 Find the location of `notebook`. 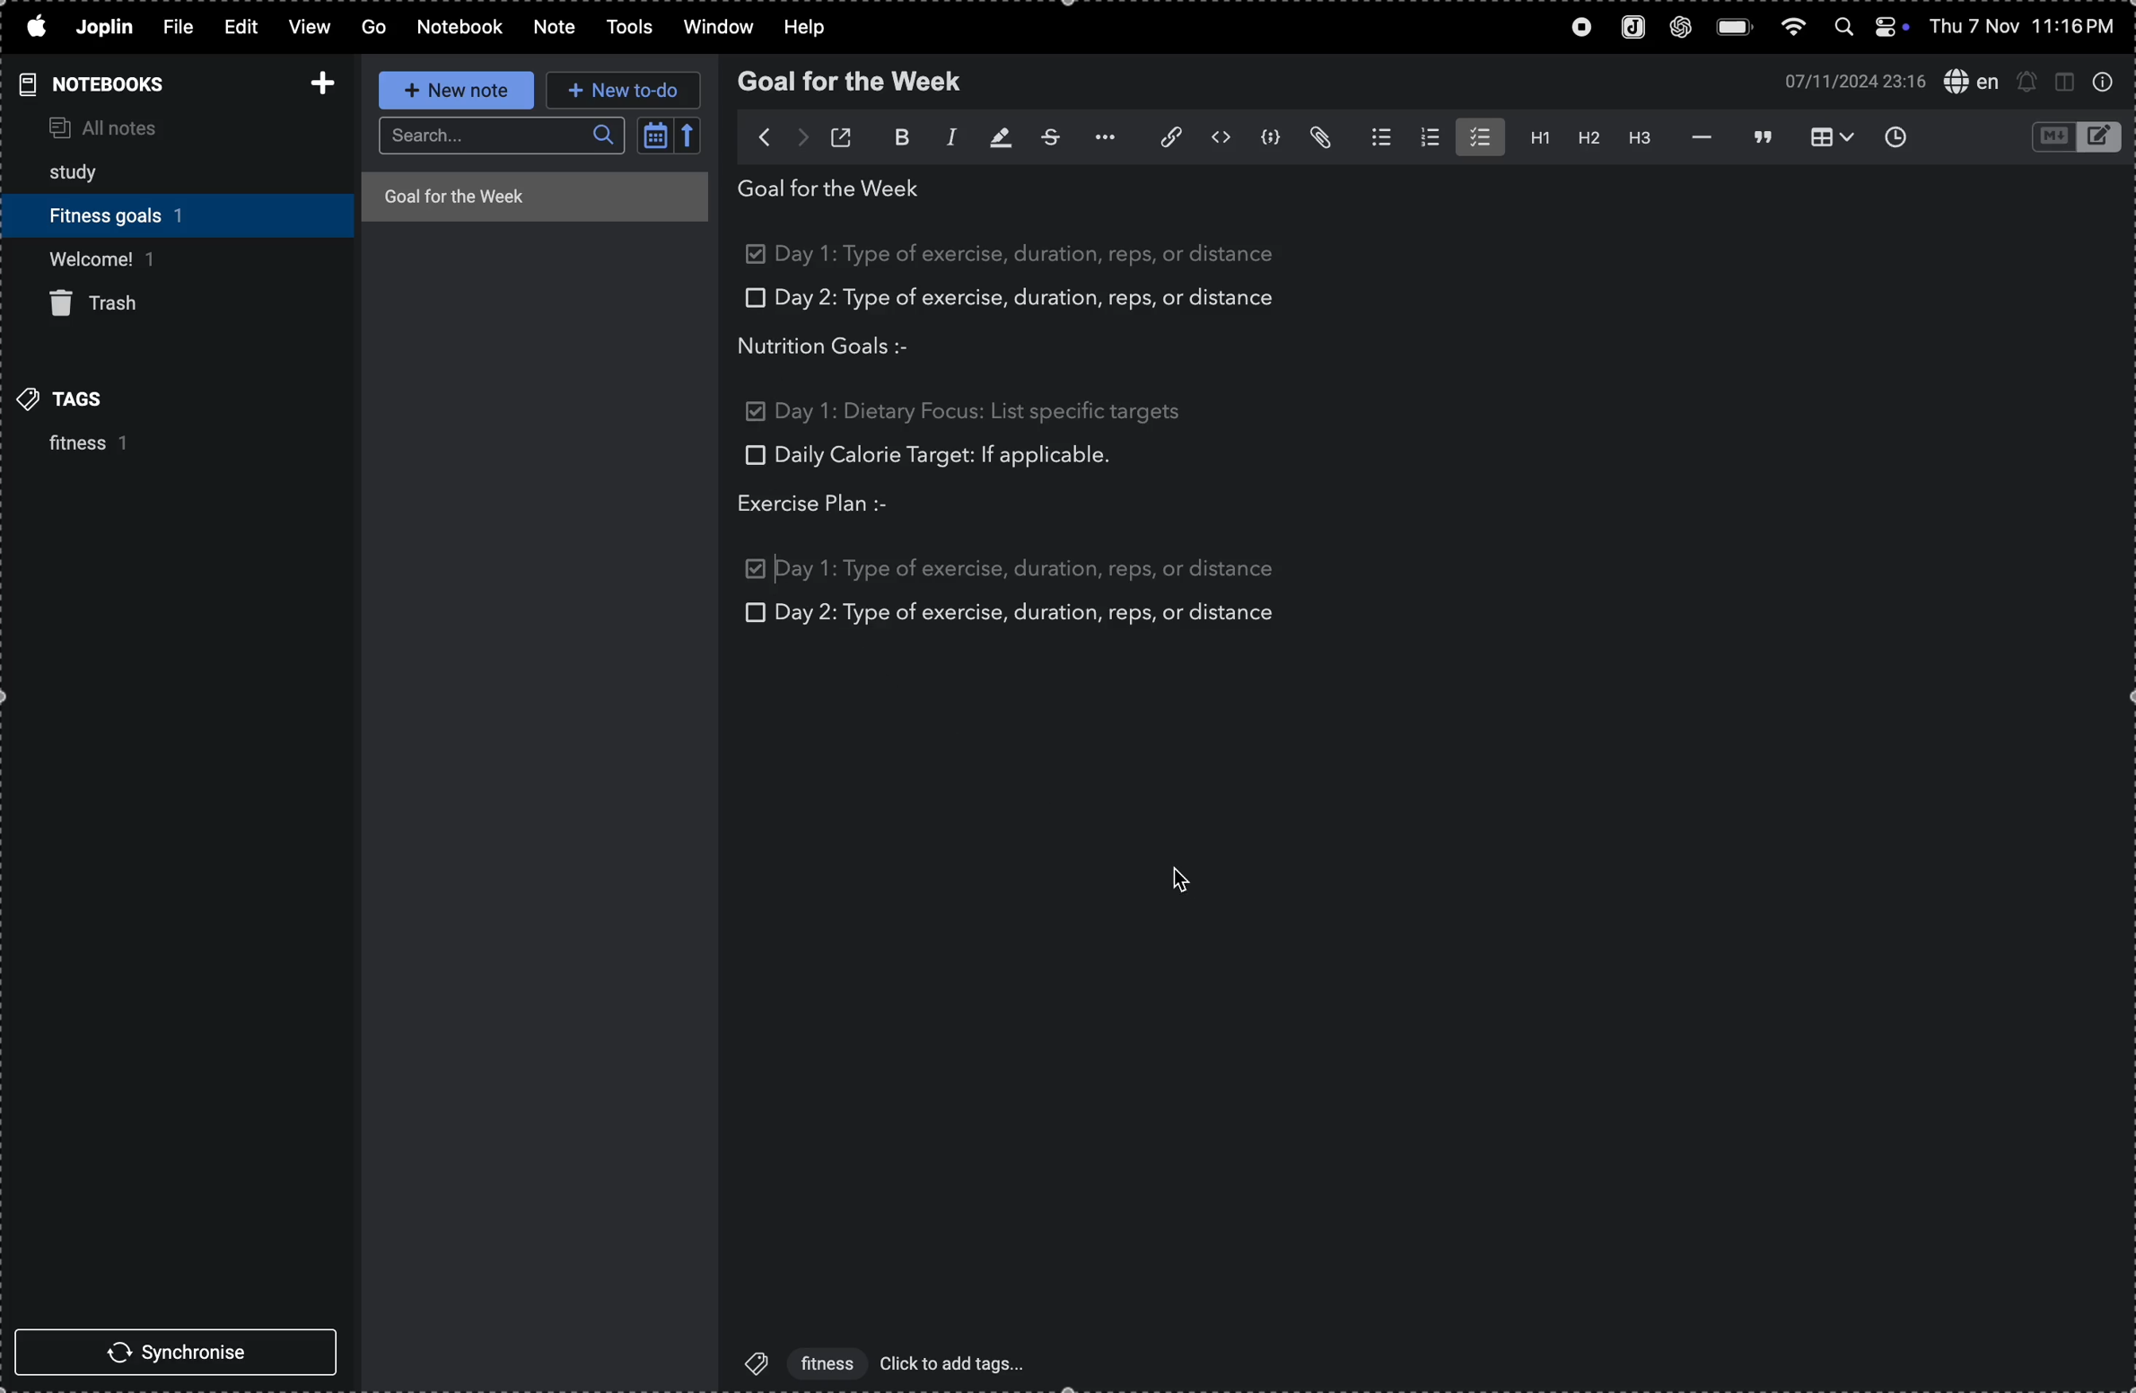

notebook is located at coordinates (461, 27).